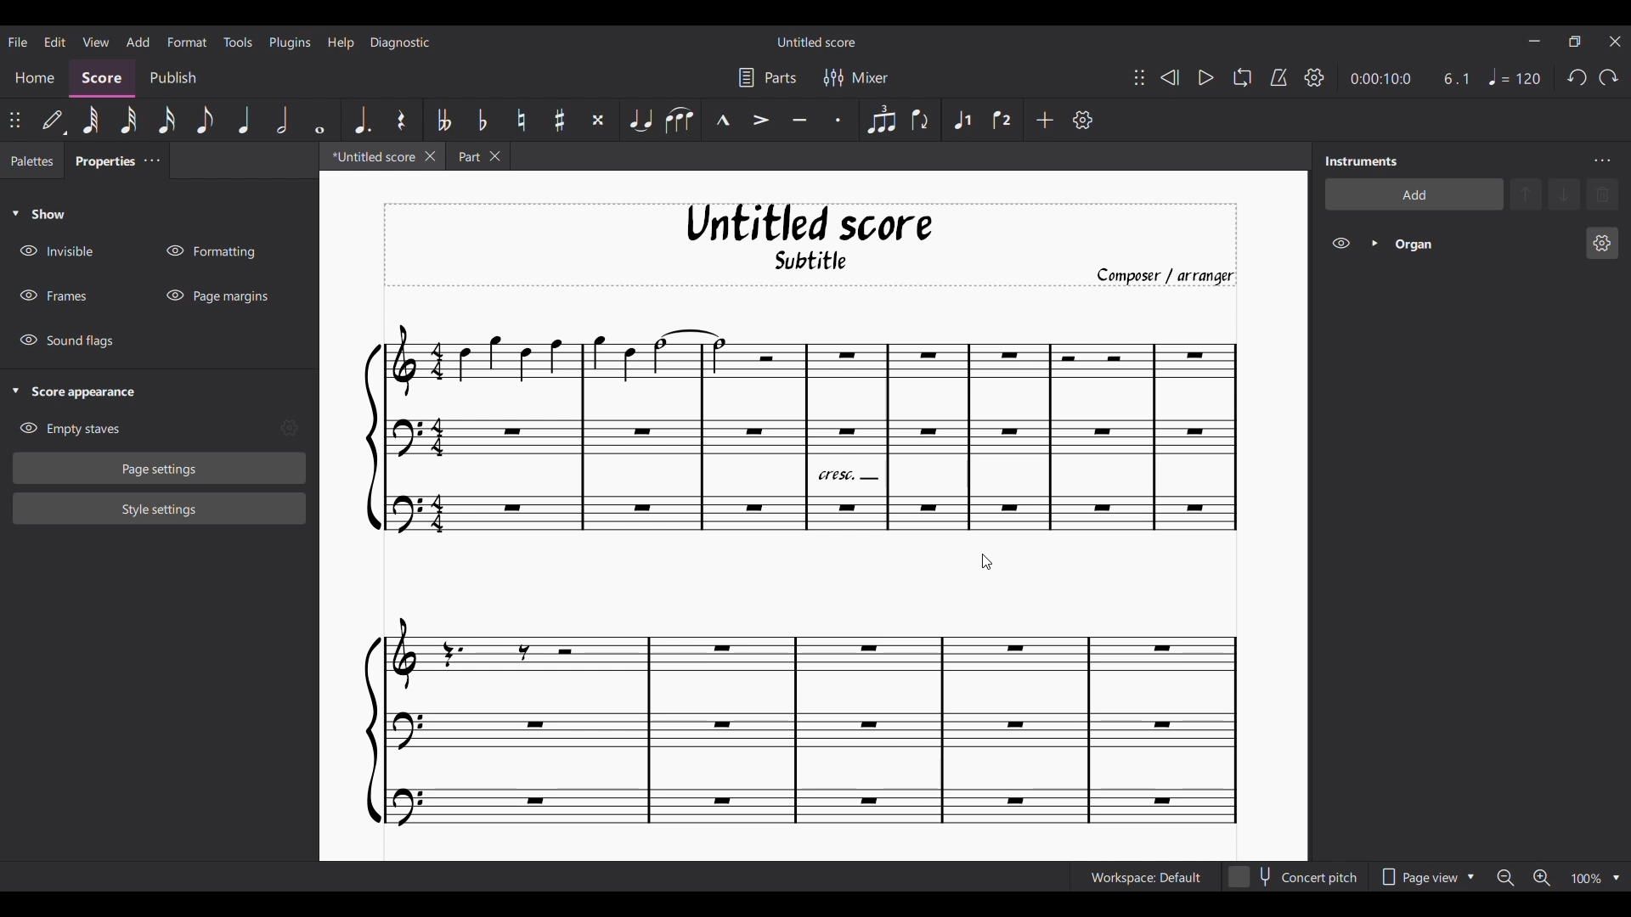 This screenshot has height=917, width=1631. I want to click on Close/Undock Properties tab, so click(151, 160).